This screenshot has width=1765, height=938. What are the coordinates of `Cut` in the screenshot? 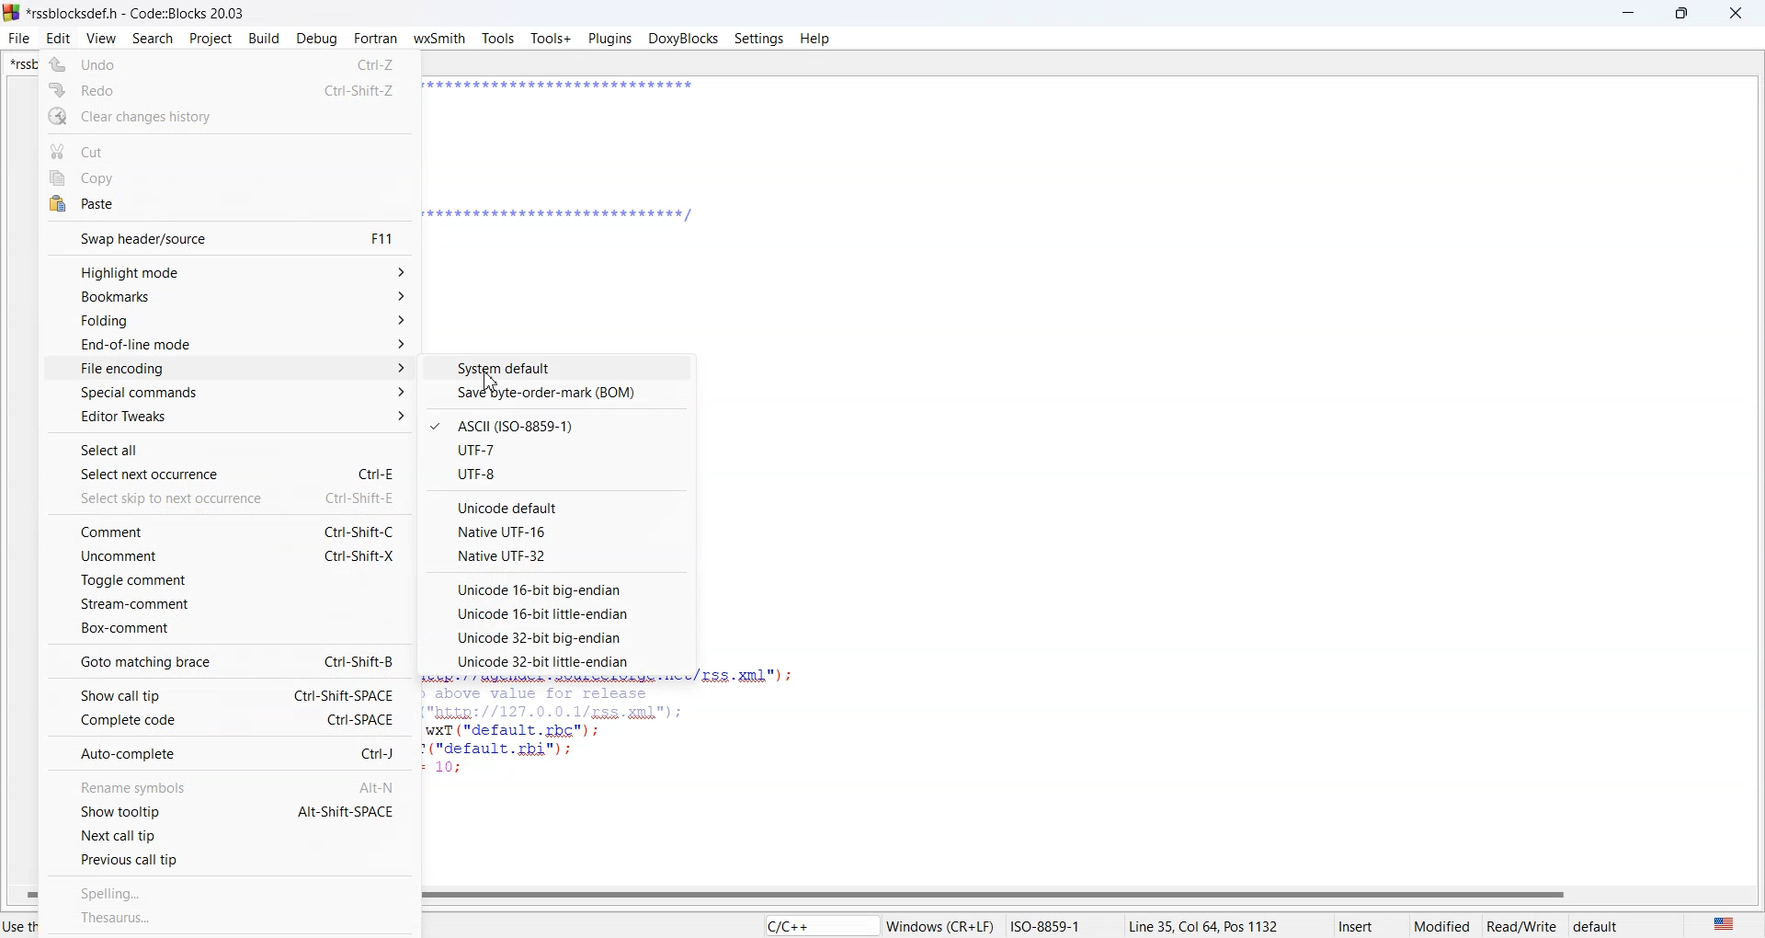 It's located at (230, 148).